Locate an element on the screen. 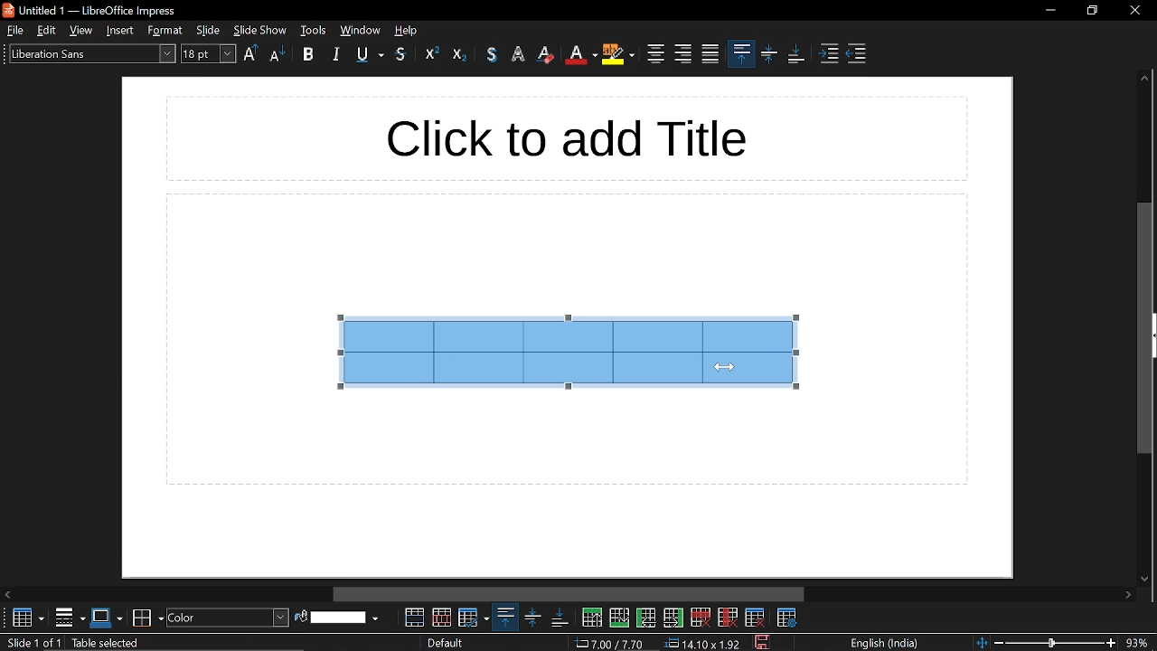 This screenshot has height=651, width=1157. expand sidebar is located at coordinates (1152, 335).